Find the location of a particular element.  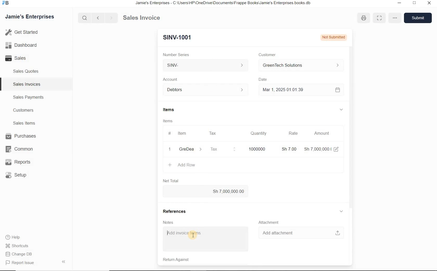

Customer is located at coordinates (266, 55).